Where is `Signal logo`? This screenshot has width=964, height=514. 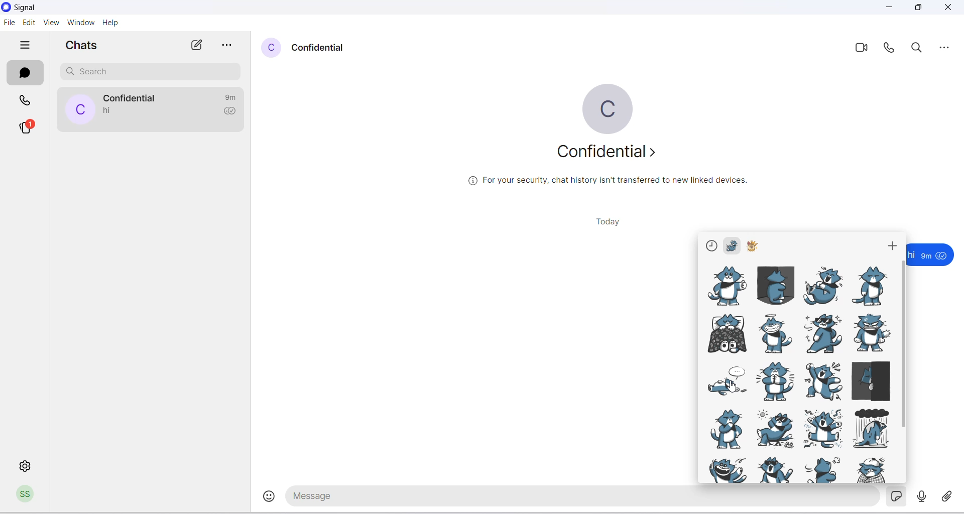 Signal logo is located at coordinates (28, 8).